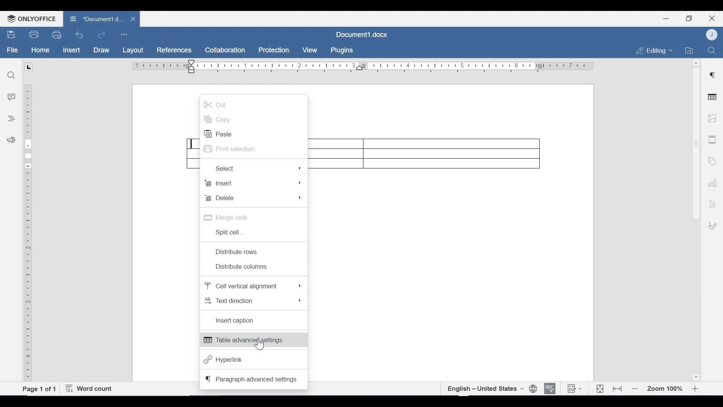 This screenshot has height=407, width=723. What do you see at coordinates (550, 389) in the screenshot?
I see `Spell checking` at bounding box center [550, 389].